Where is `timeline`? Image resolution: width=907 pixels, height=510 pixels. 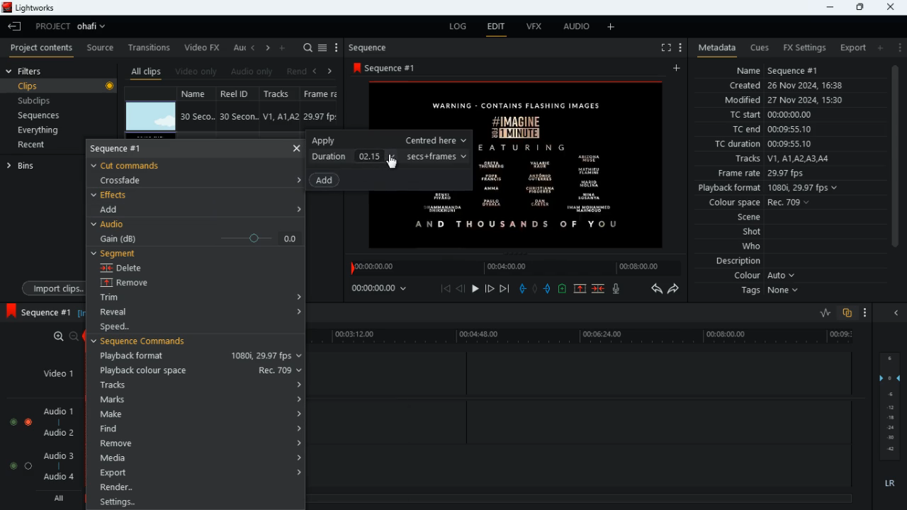
timeline is located at coordinates (580, 497).